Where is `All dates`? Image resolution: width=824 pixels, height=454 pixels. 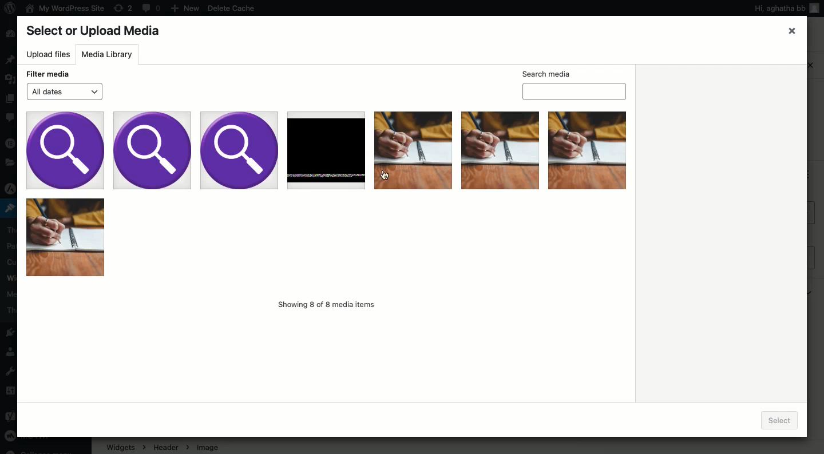
All dates is located at coordinates (64, 91).